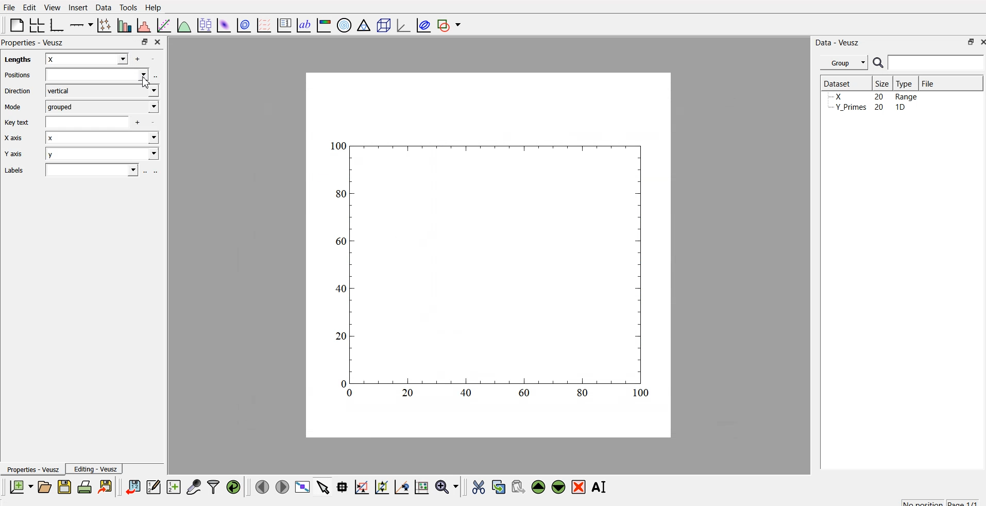 This screenshot has width=986, height=506. What do you see at coordinates (261, 486) in the screenshot?
I see `move to previous page` at bounding box center [261, 486].